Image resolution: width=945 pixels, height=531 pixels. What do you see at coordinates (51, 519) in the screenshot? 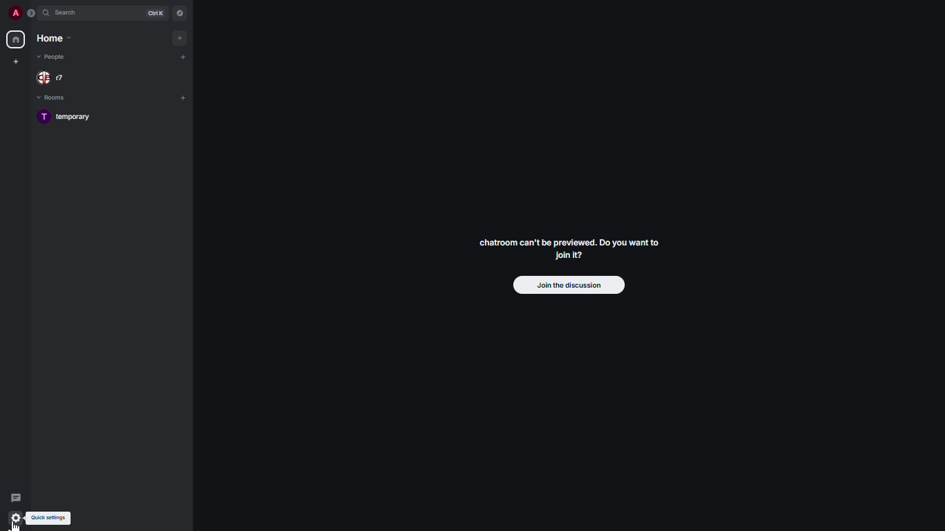
I see `quick settings` at bounding box center [51, 519].